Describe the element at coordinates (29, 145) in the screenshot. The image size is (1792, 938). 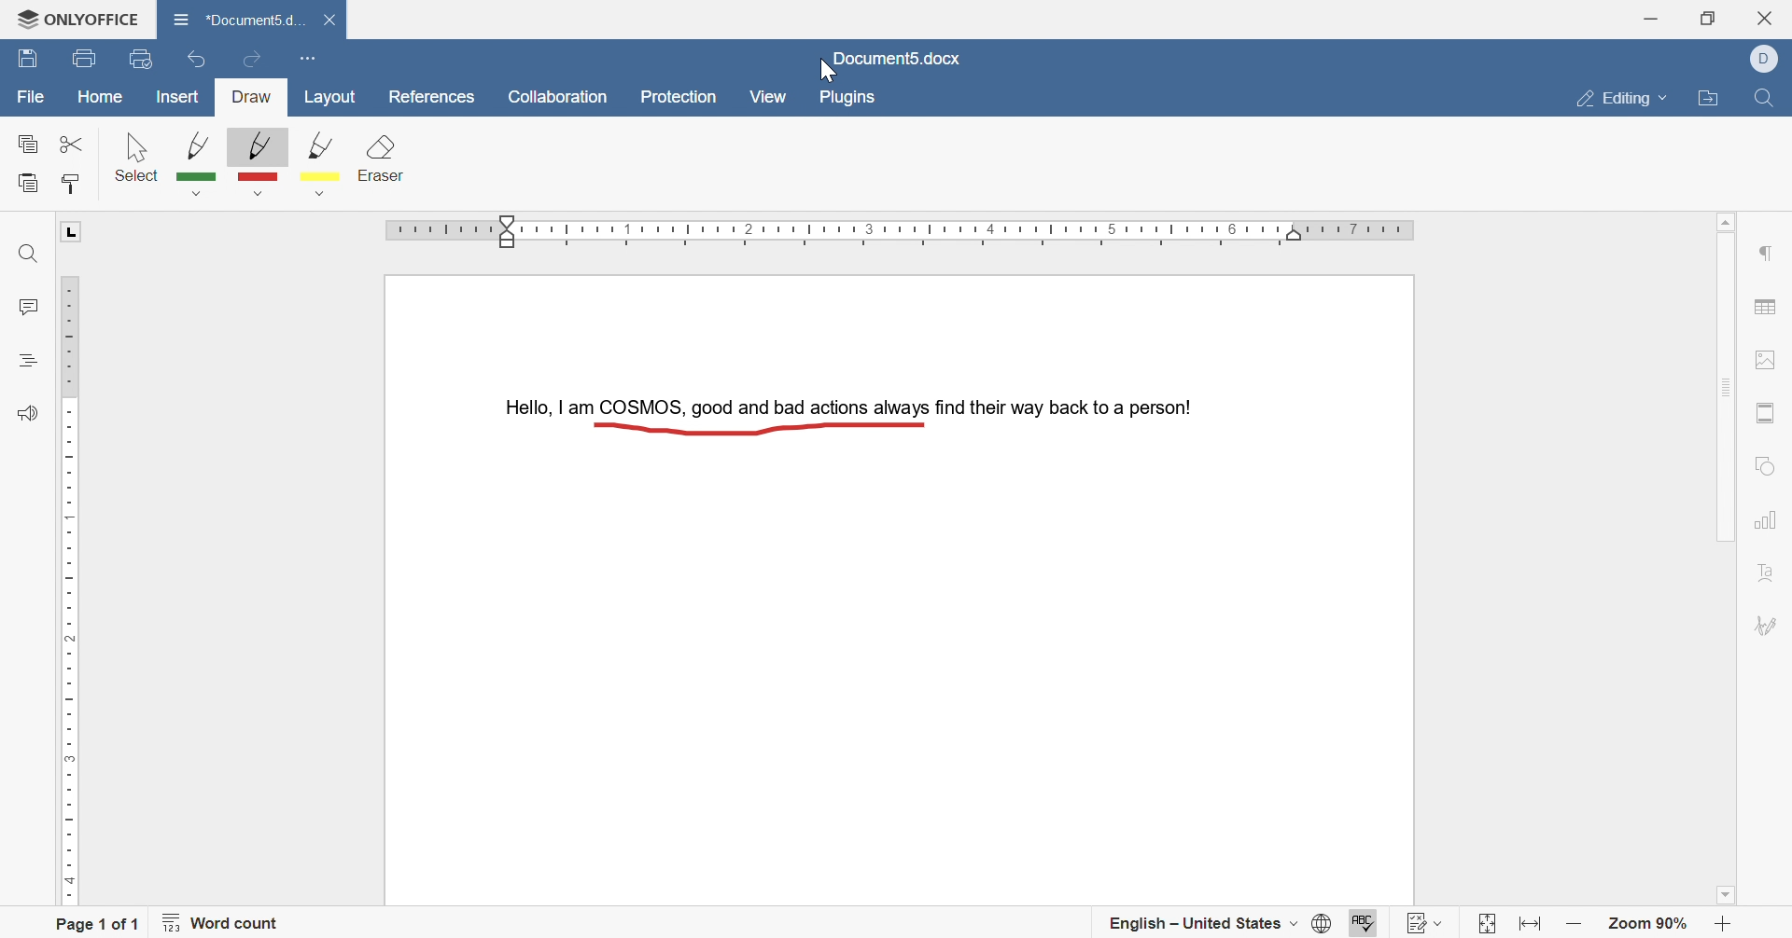
I see `copy` at that location.